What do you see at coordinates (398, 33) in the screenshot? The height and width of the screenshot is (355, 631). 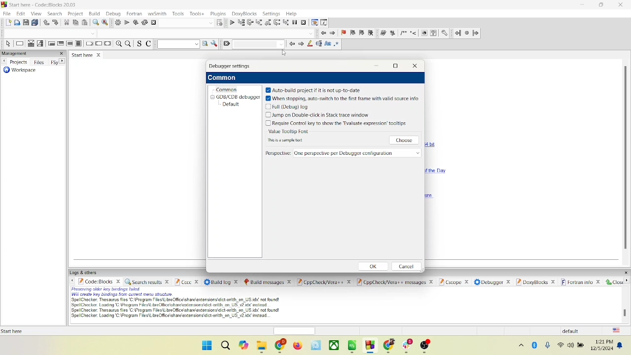 I see `symbols` at bounding box center [398, 33].